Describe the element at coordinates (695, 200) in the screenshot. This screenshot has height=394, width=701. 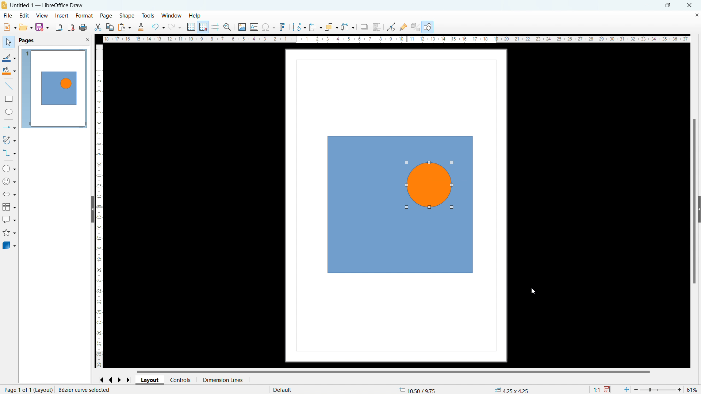
I see `vertical scrollbar` at that location.